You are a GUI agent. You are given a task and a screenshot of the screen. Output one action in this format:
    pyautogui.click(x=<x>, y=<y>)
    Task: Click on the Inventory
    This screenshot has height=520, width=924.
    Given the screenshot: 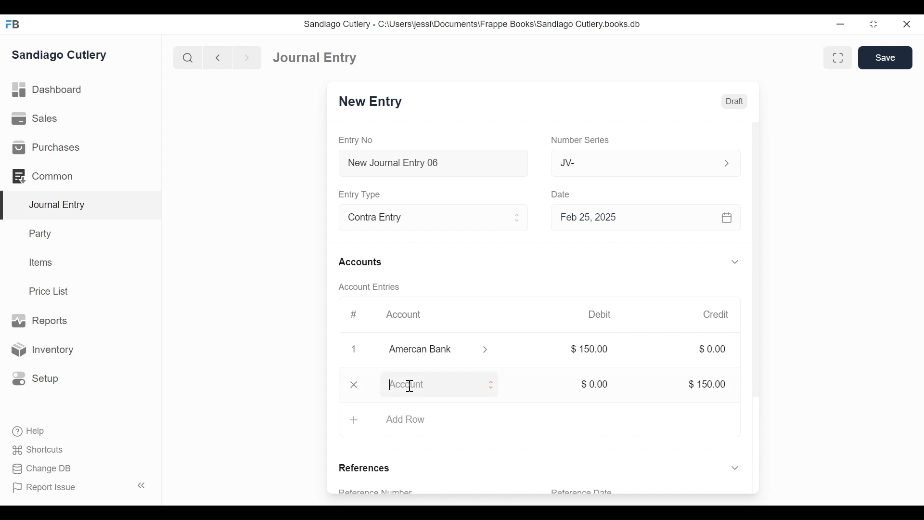 What is the action you would take?
    pyautogui.click(x=41, y=350)
    